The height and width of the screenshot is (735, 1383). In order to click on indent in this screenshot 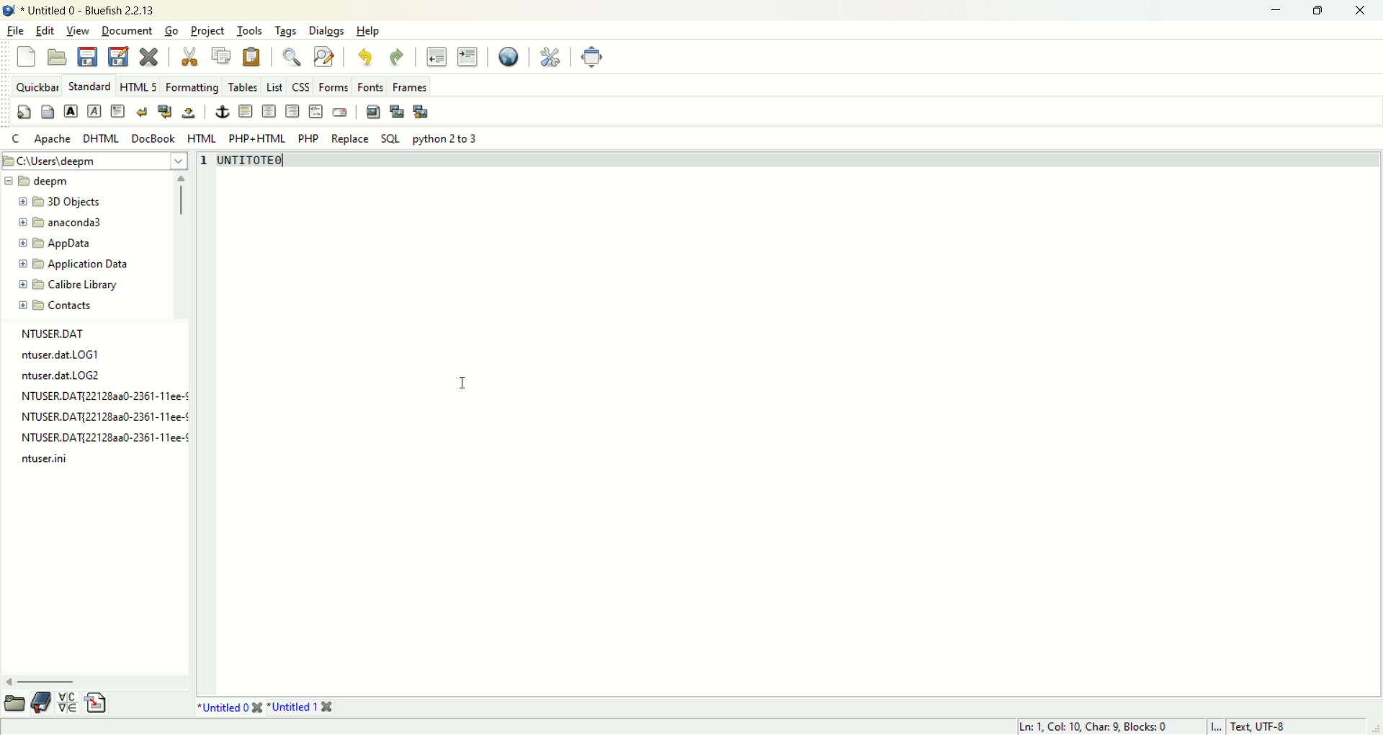, I will do `click(470, 56)`.